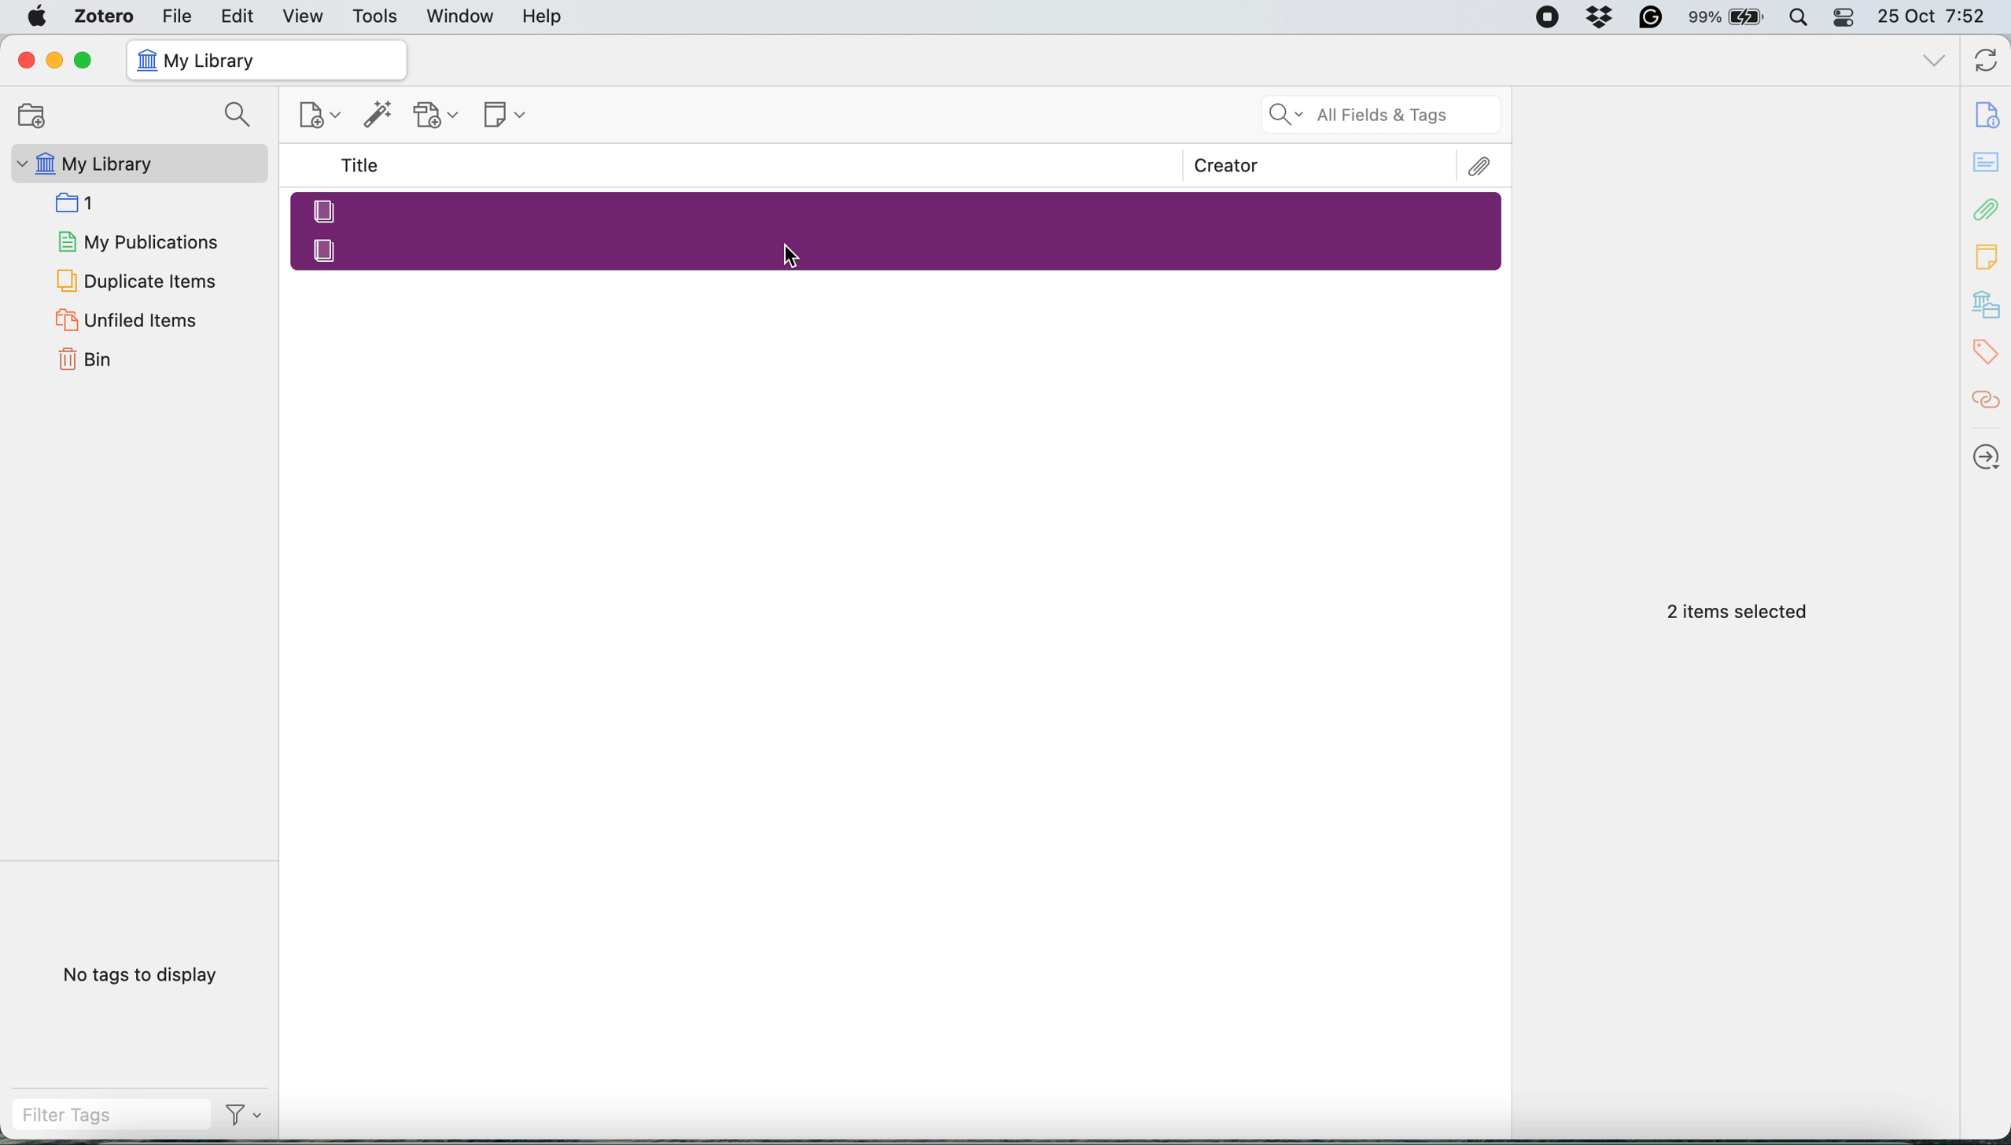 This screenshot has width=2011, height=1145. Describe the element at coordinates (177, 15) in the screenshot. I see `File` at that location.